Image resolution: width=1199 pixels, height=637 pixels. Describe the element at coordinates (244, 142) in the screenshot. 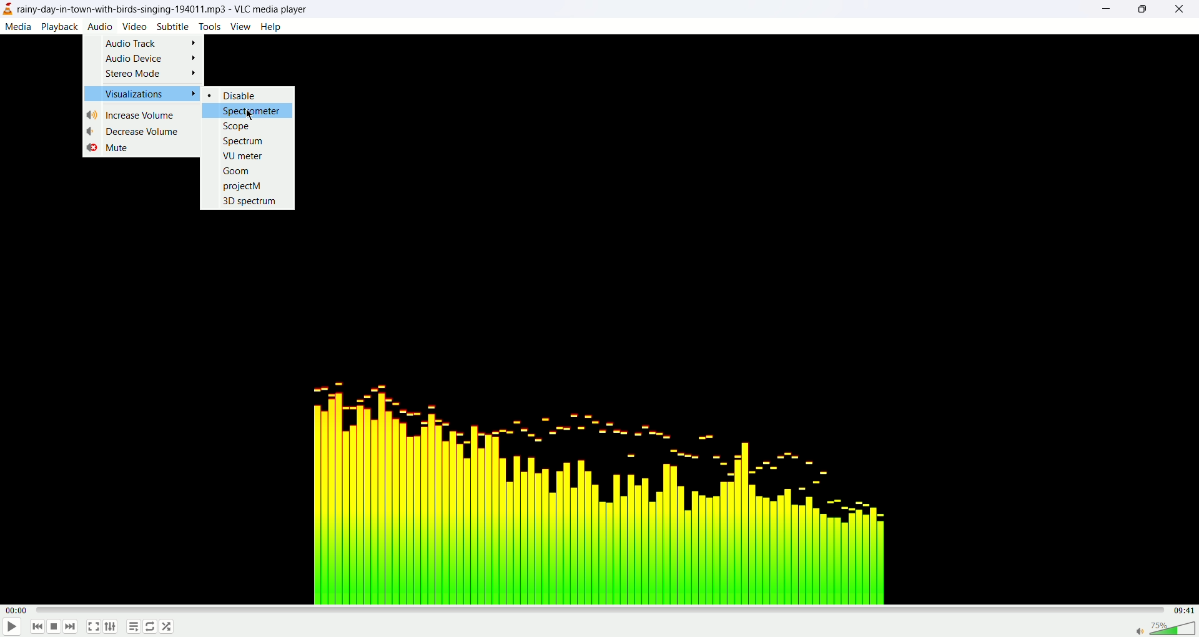

I see `spectrum` at that location.